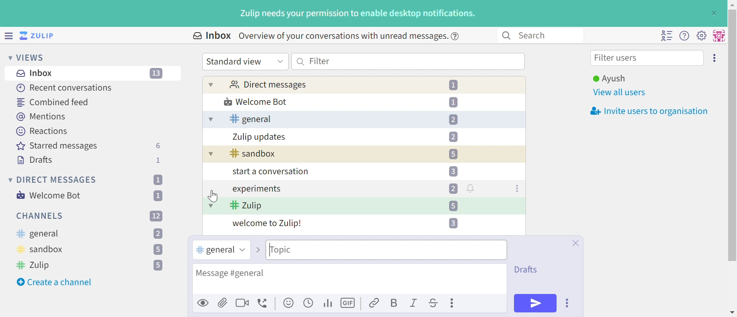  What do you see at coordinates (453, 171) in the screenshot?
I see `3` at bounding box center [453, 171].